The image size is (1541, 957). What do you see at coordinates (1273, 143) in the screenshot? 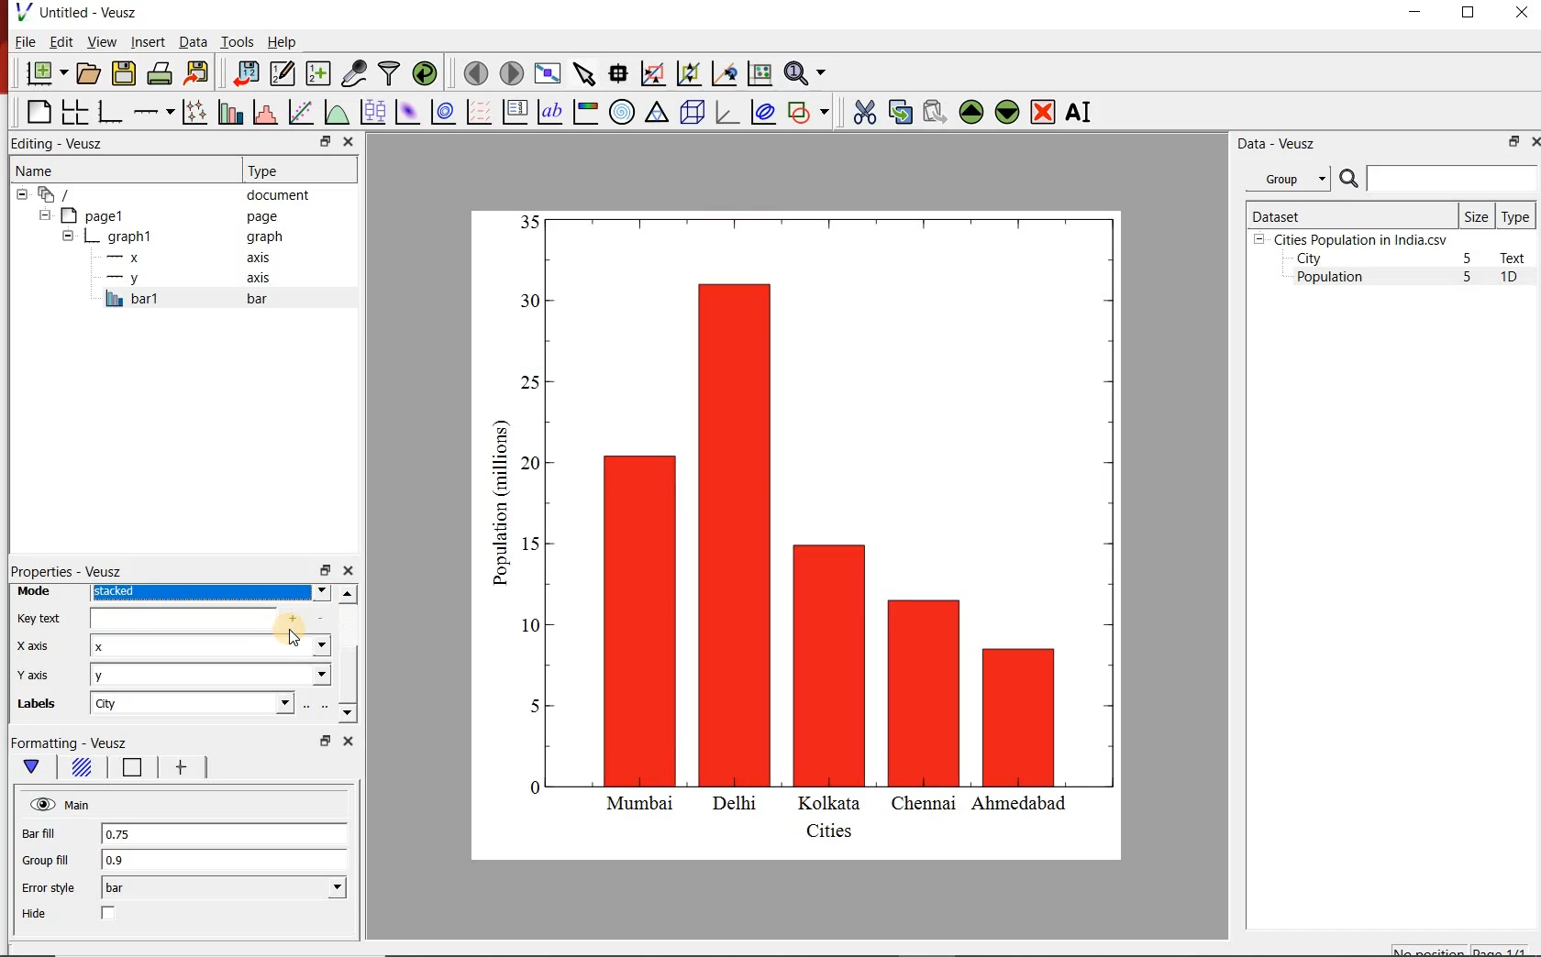
I see `Data - Veusz` at bounding box center [1273, 143].